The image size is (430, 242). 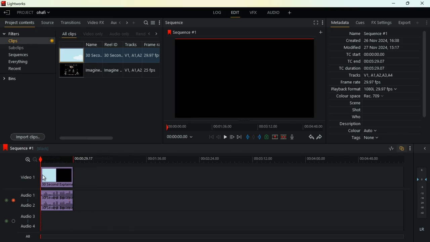 I want to click on forward, so click(x=320, y=137).